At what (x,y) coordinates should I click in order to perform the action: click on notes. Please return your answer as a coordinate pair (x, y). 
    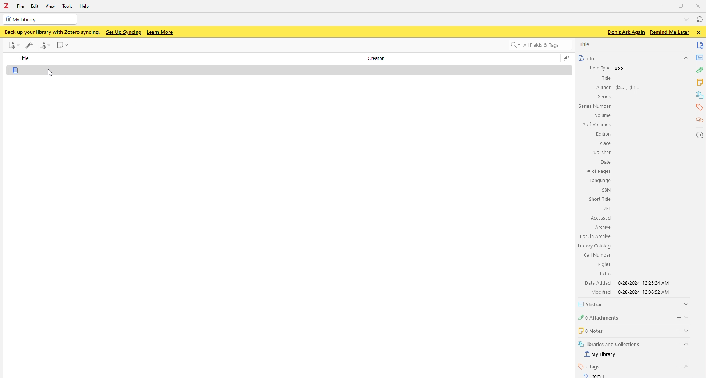
    Looking at the image, I should click on (700, 82).